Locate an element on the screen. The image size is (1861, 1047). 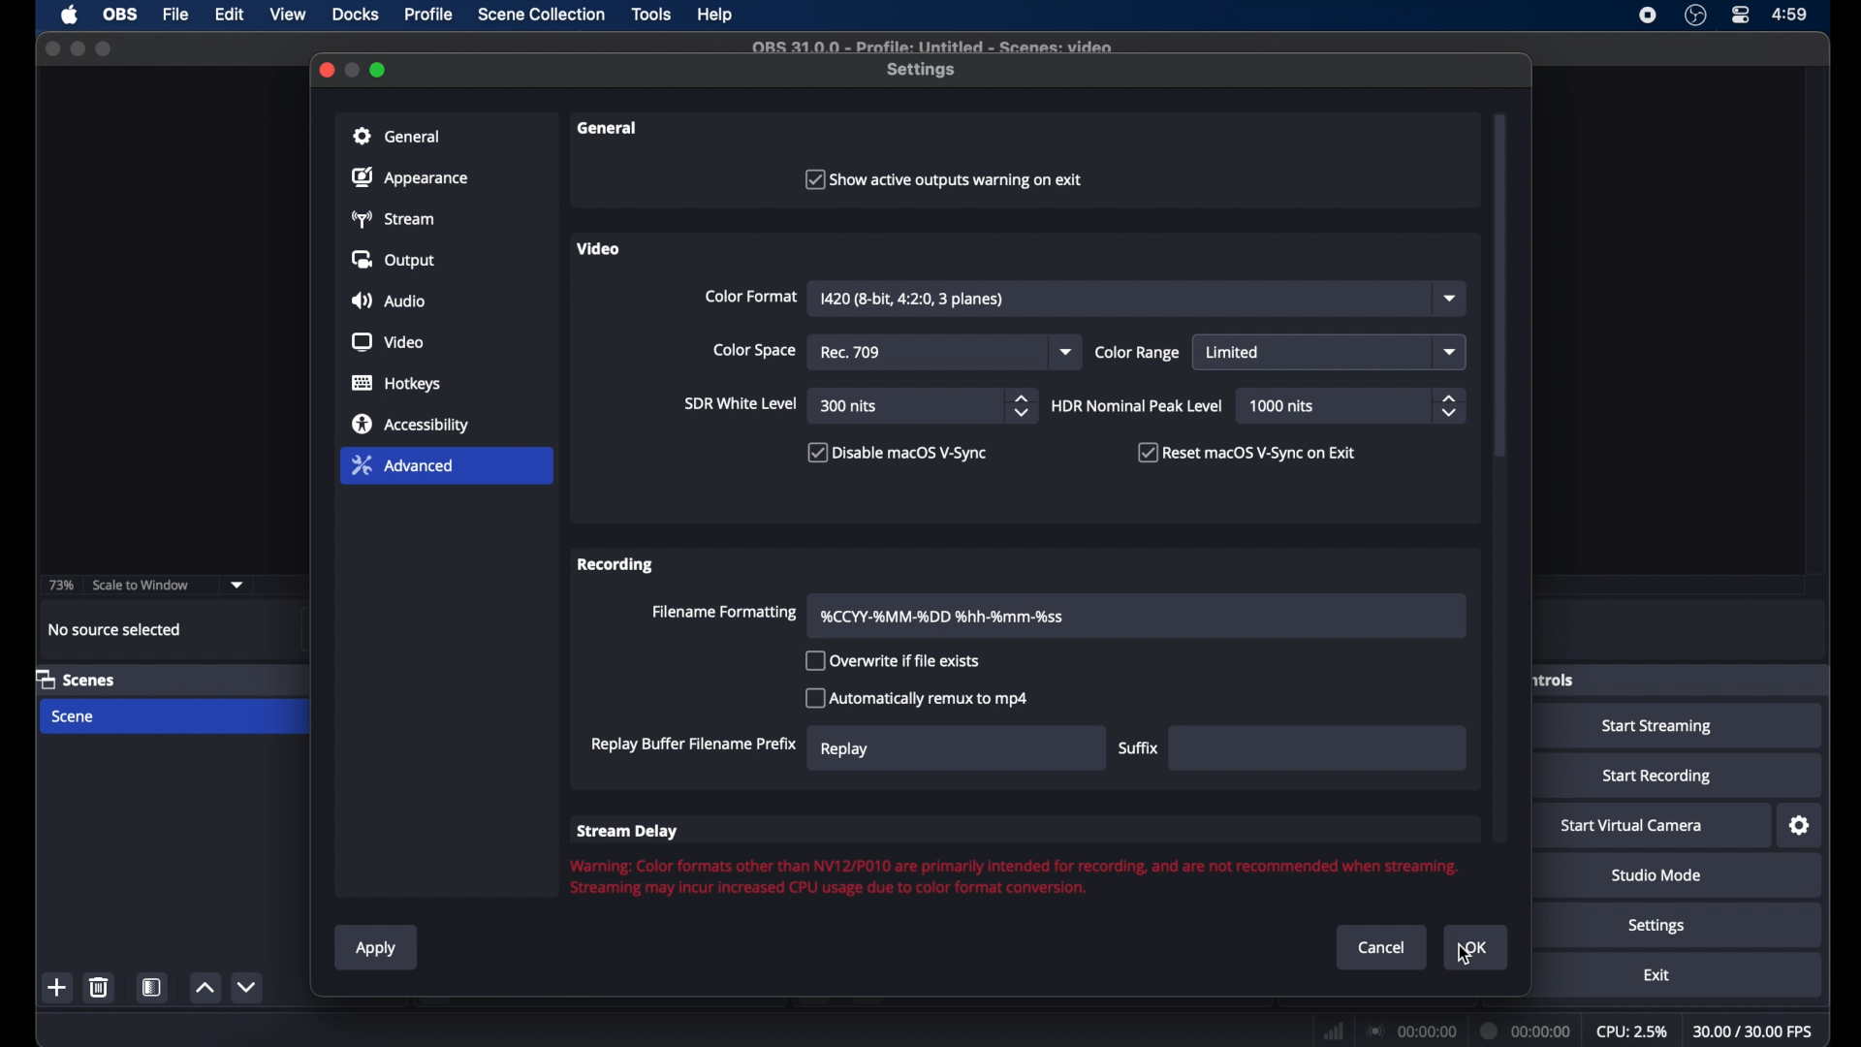
add is located at coordinates (57, 987).